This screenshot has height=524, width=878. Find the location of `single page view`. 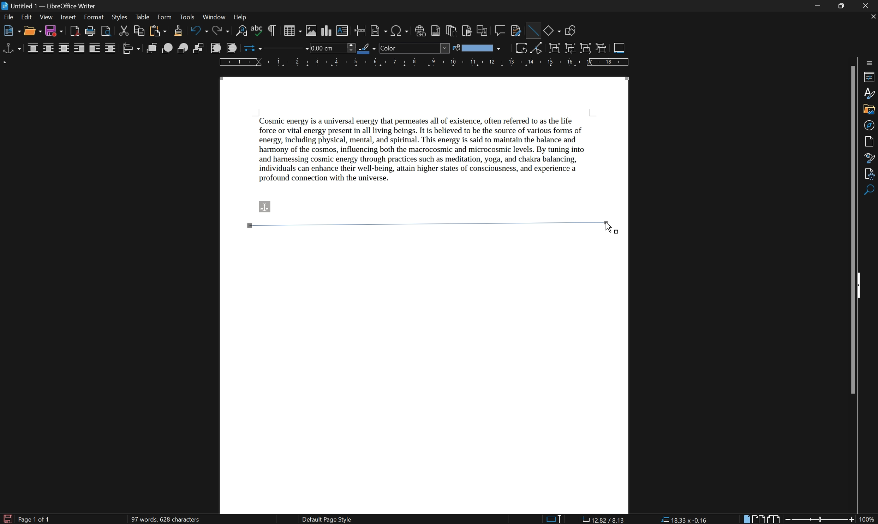

single page view is located at coordinates (747, 519).